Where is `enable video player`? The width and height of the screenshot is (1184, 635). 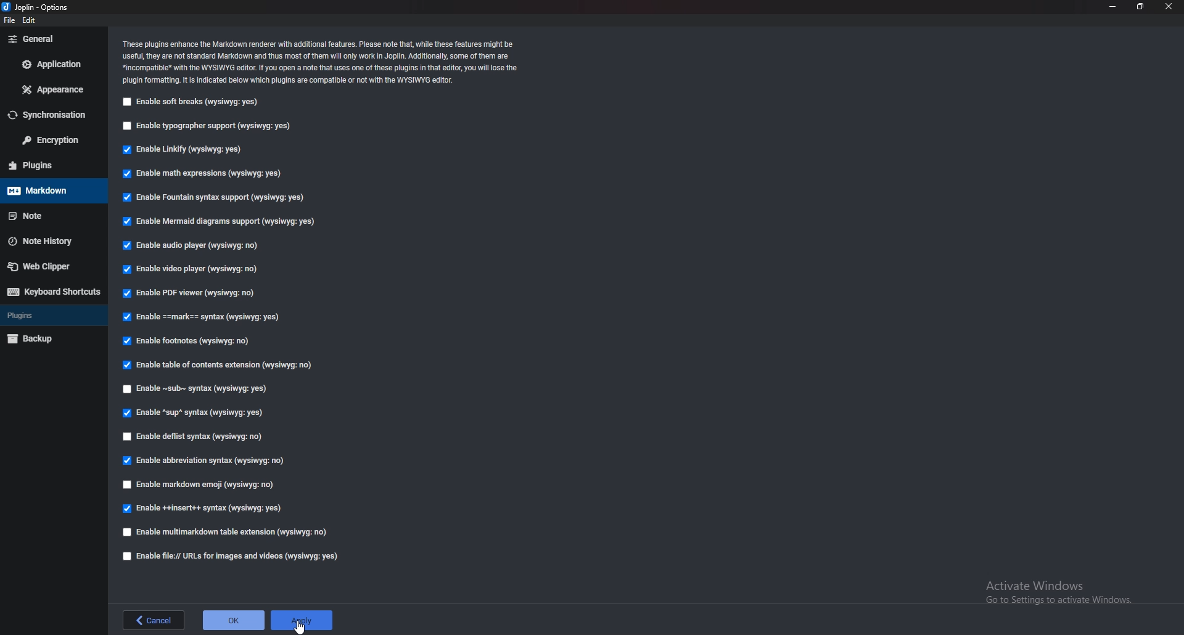
enable video player is located at coordinates (189, 268).